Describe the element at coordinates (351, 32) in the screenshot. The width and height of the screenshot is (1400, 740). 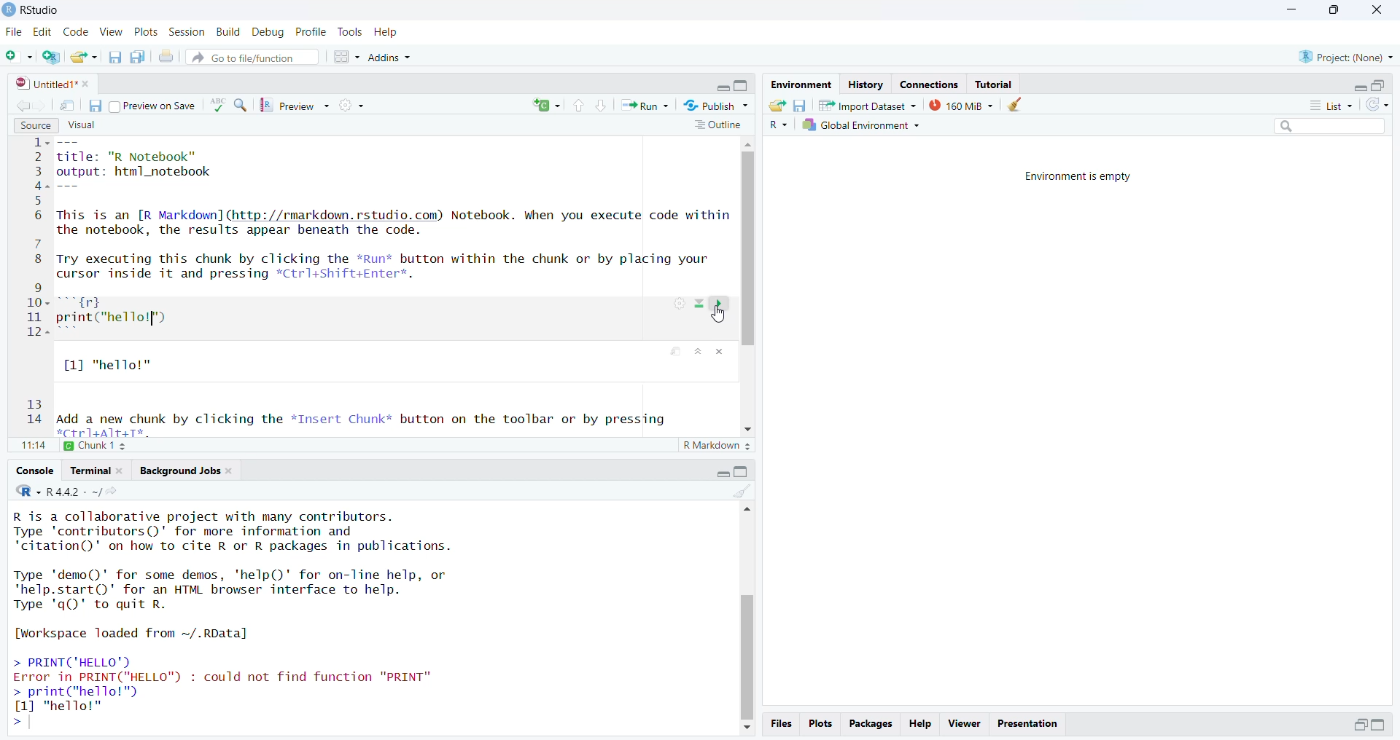
I see `tools` at that location.